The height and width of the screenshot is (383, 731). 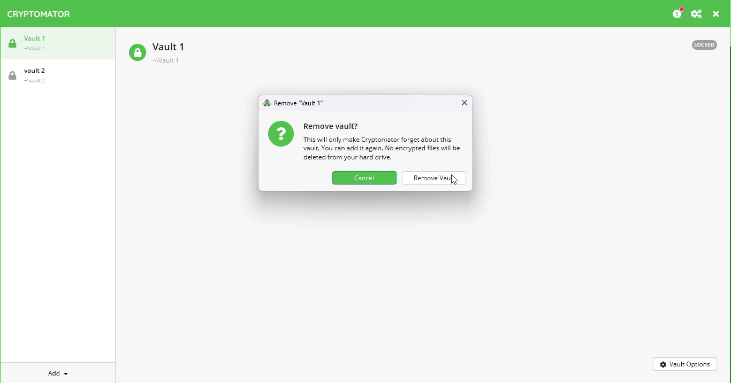 What do you see at coordinates (56, 373) in the screenshot?
I see `add vault` at bounding box center [56, 373].